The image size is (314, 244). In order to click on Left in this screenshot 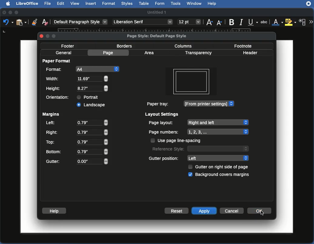, I will do `click(218, 158)`.